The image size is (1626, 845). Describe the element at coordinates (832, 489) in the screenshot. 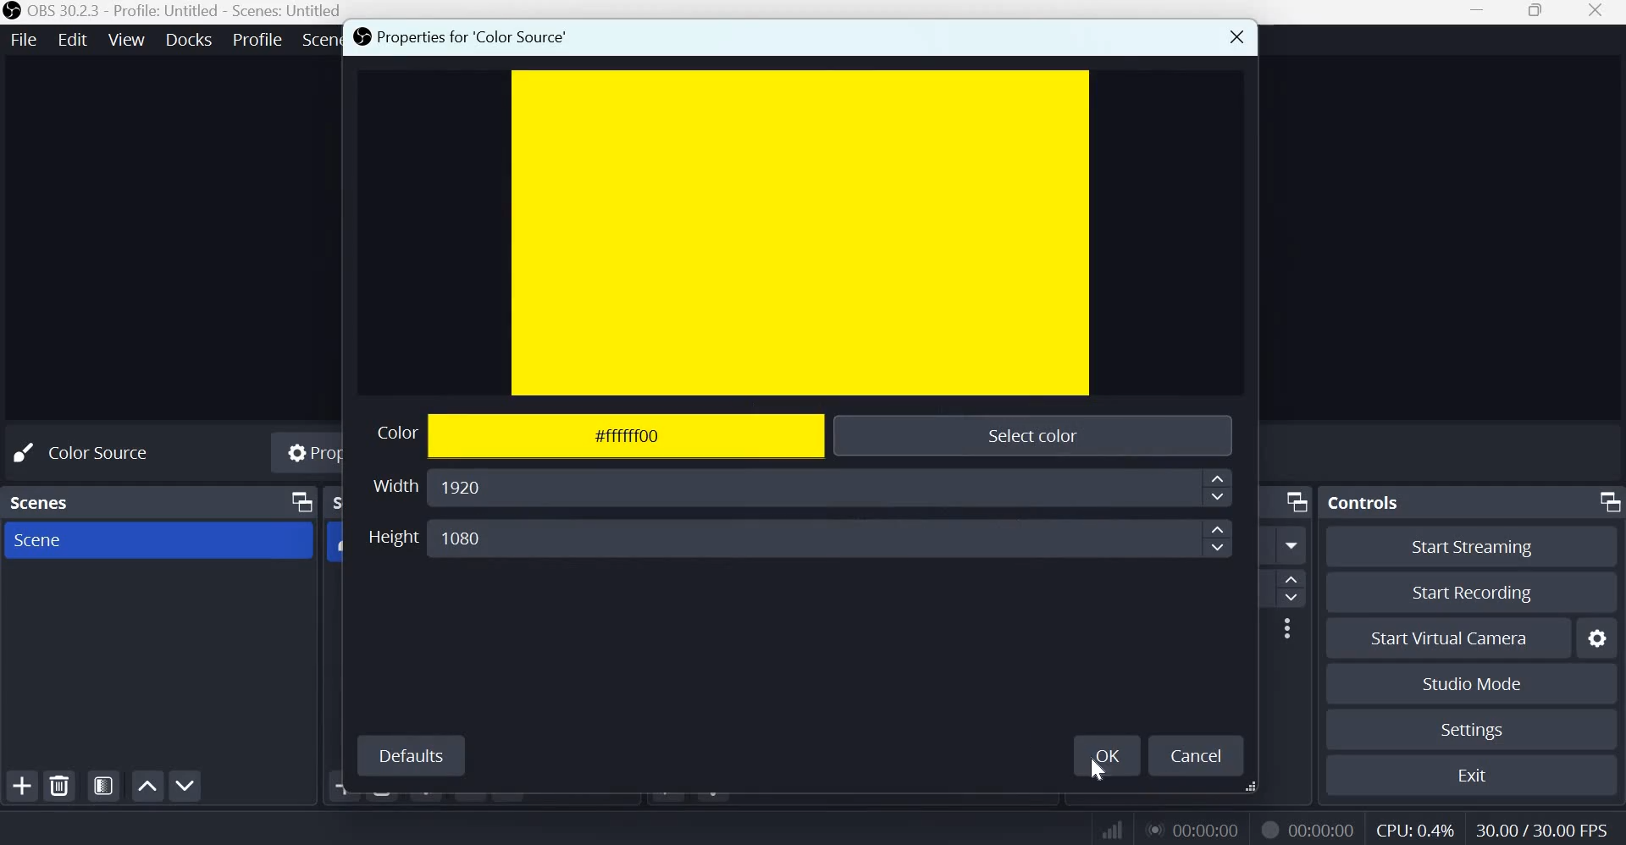

I see `Width input dropdown` at that location.